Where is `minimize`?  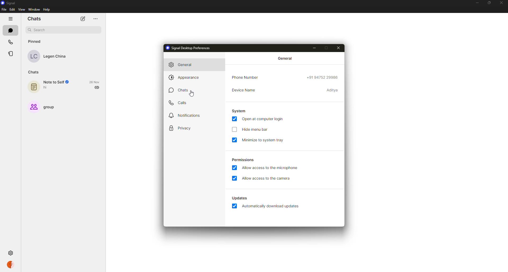 minimize is located at coordinates (476, 3).